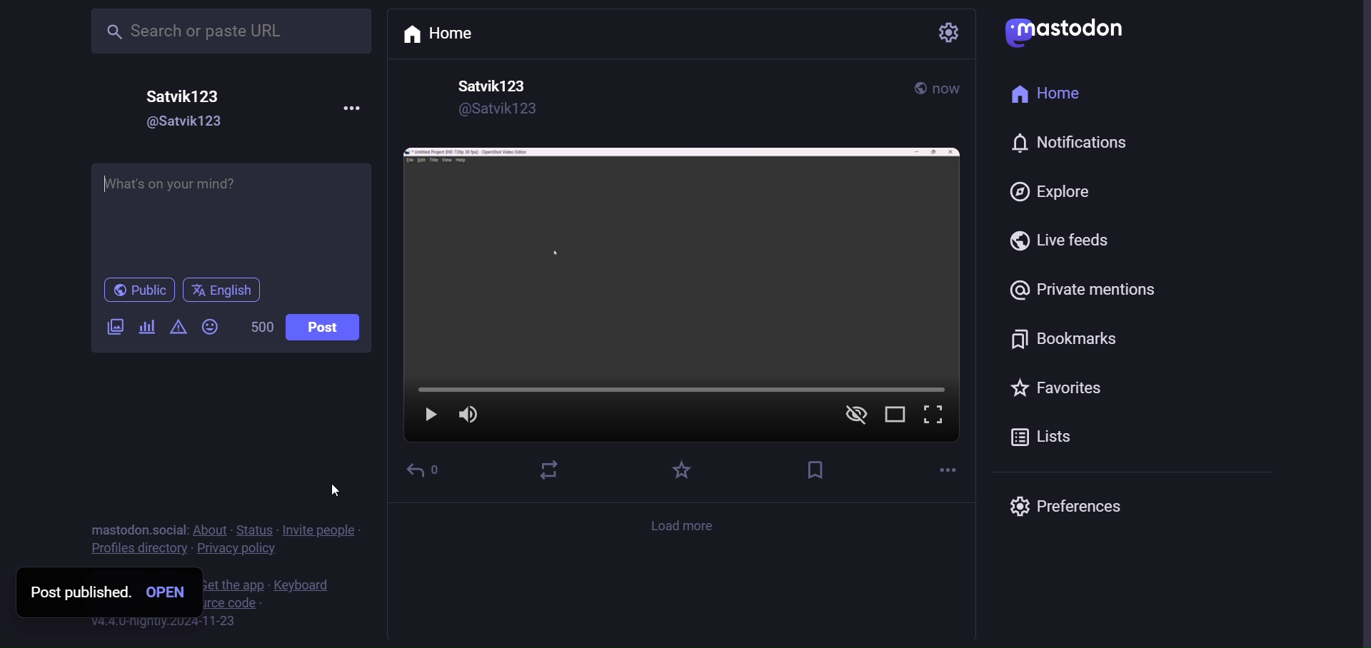  I want to click on status, so click(253, 530).